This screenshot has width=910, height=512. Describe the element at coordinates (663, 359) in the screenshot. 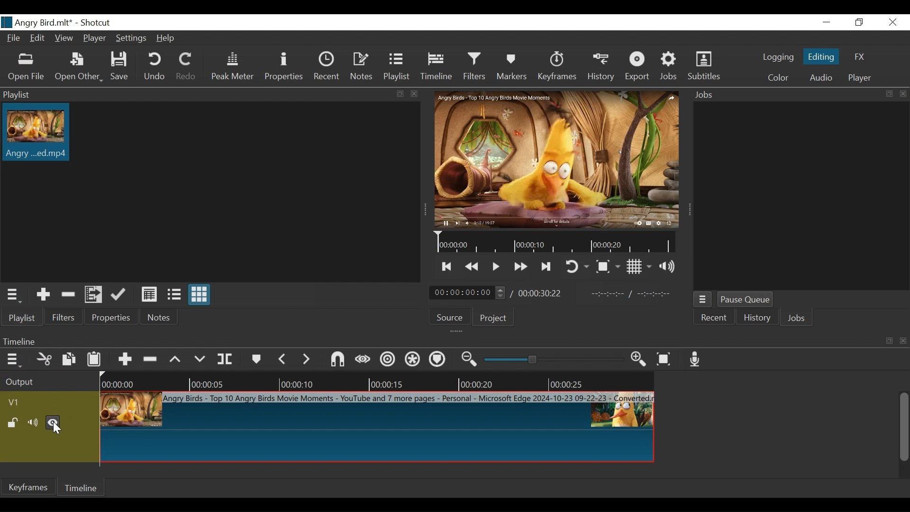

I see `Zoom timeline fit` at that location.